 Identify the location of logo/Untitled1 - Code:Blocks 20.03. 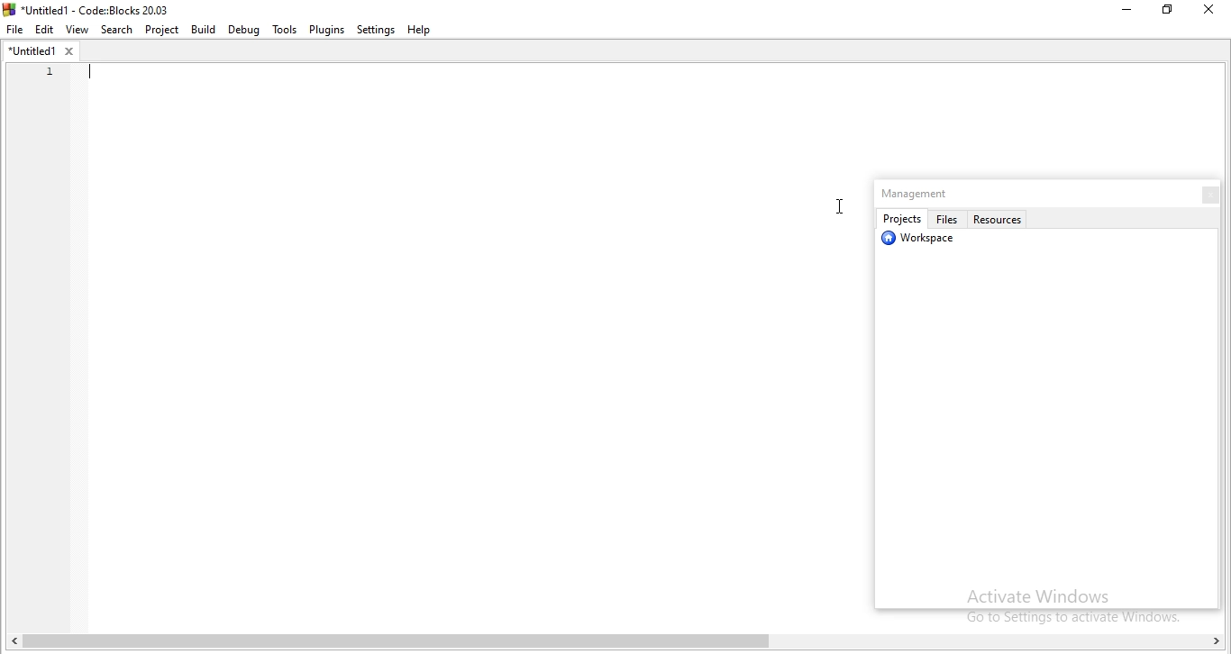
(90, 8).